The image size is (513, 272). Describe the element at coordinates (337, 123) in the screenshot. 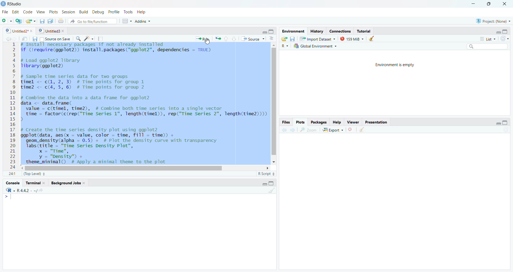

I see `Help` at that location.